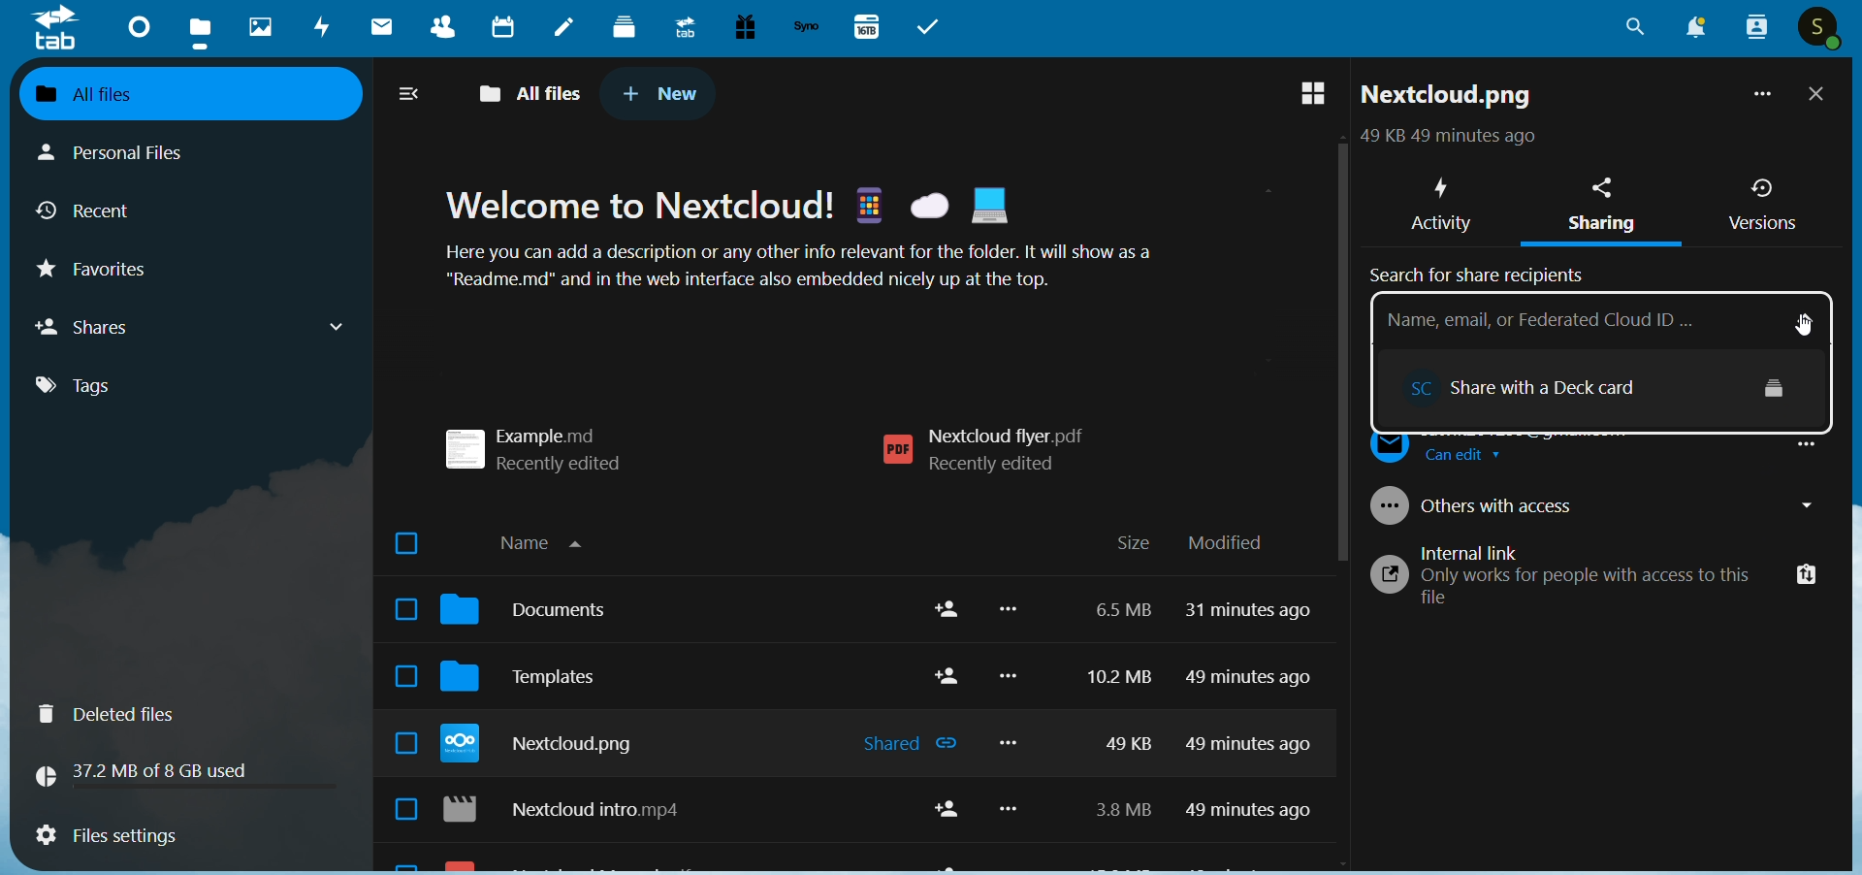  I want to click on sharing, so click(1608, 209).